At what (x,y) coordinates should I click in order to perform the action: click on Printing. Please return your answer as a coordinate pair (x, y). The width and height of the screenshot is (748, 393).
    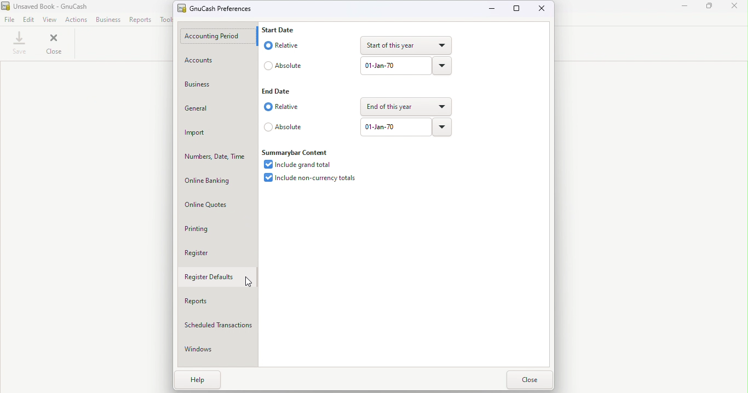
    Looking at the image, I should click on (212, 230).